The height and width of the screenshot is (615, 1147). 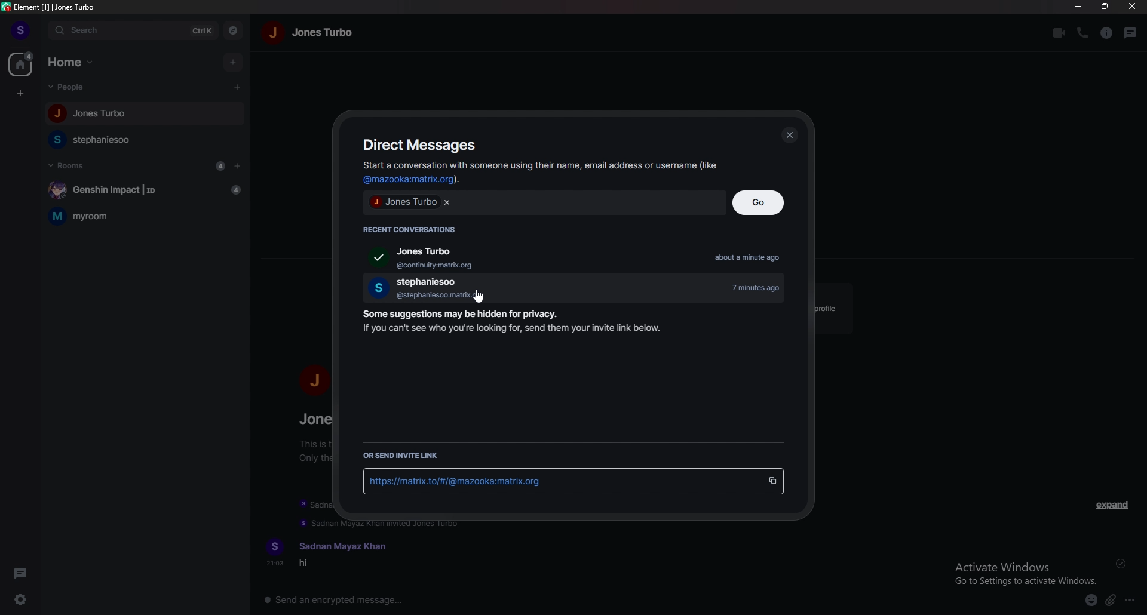 I want to click on video call, so click(x=1057, y=33).